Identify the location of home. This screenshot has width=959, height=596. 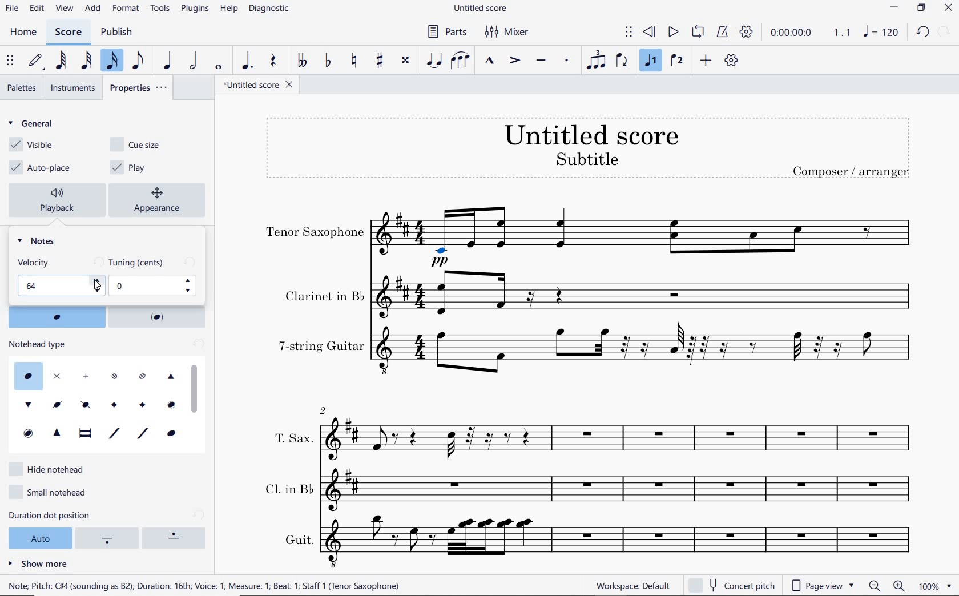
(23, 33).